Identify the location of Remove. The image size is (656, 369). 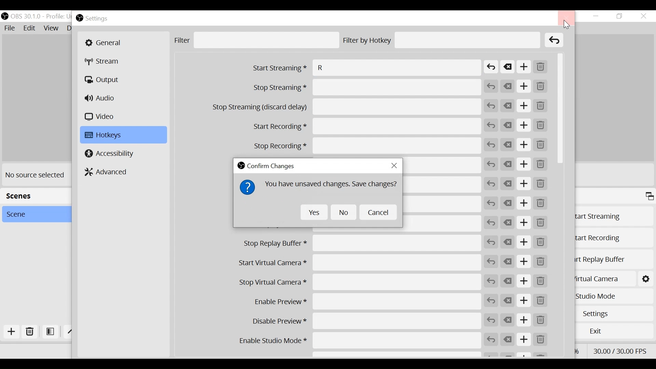
(541, 320).